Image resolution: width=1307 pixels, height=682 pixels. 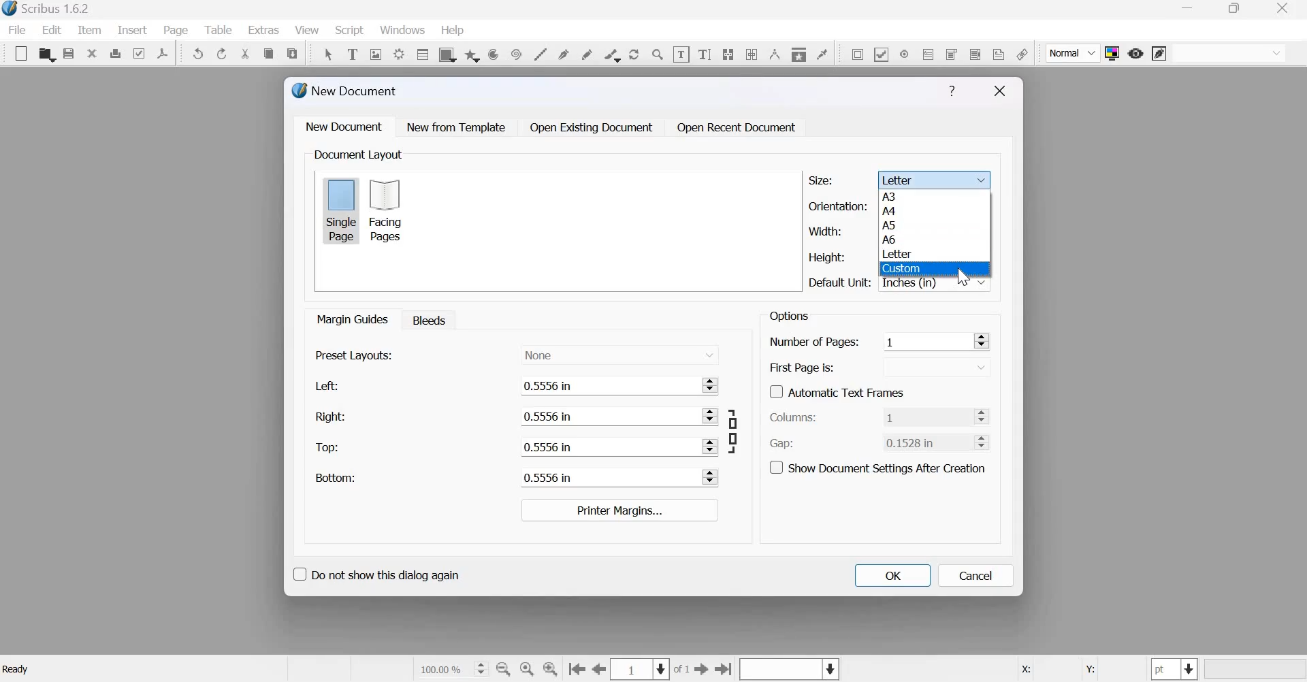 I want to click on PDF push button, so click(x=855, y=54).